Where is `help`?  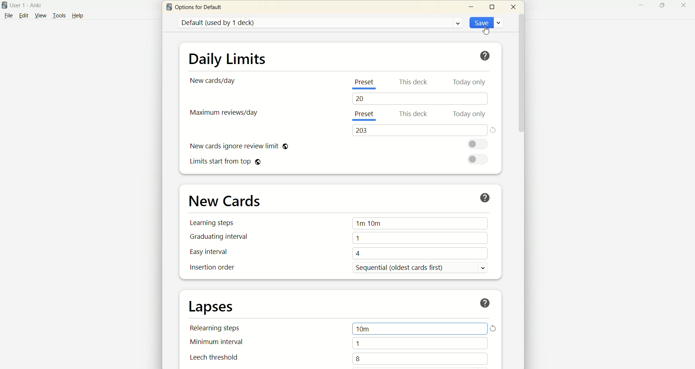 help is located at coordinates (82, 15).